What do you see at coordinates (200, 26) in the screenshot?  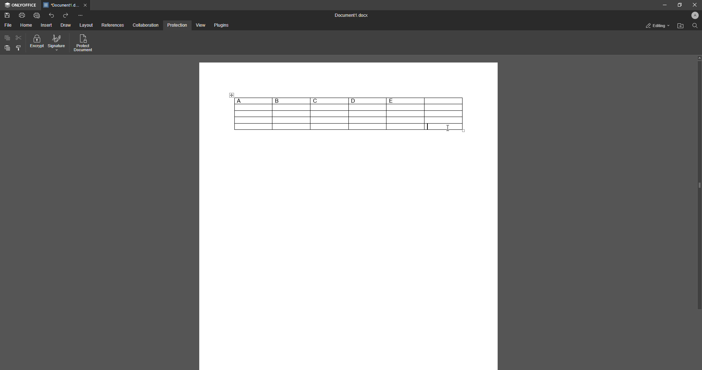 I see `View` at bounding box center [200, 26].